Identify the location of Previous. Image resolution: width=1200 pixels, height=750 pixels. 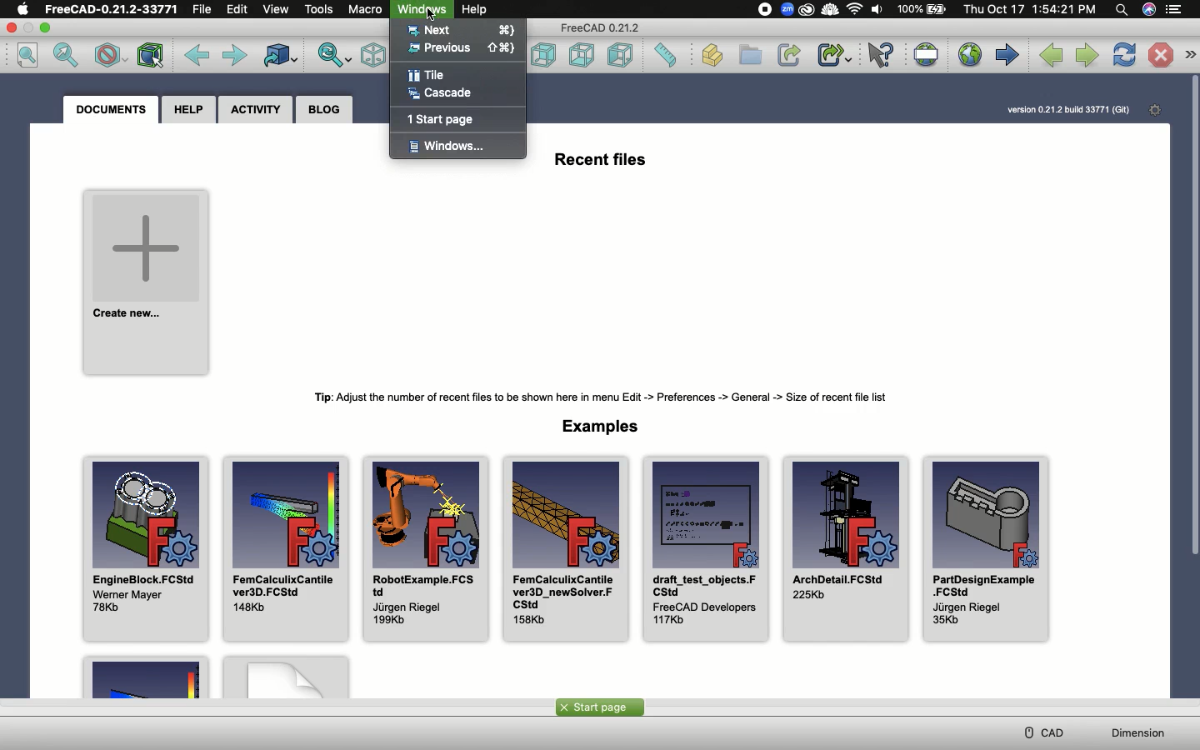
(463, 48).